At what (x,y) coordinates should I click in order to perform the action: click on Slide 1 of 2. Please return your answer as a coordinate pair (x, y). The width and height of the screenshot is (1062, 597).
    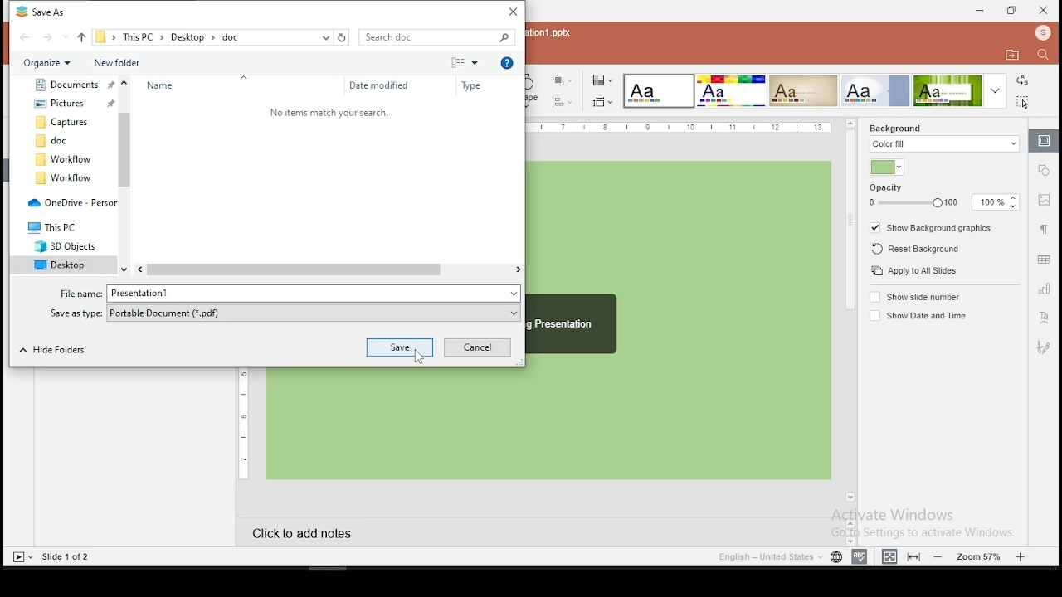
    Looking at the image, I should click on (67, 557).